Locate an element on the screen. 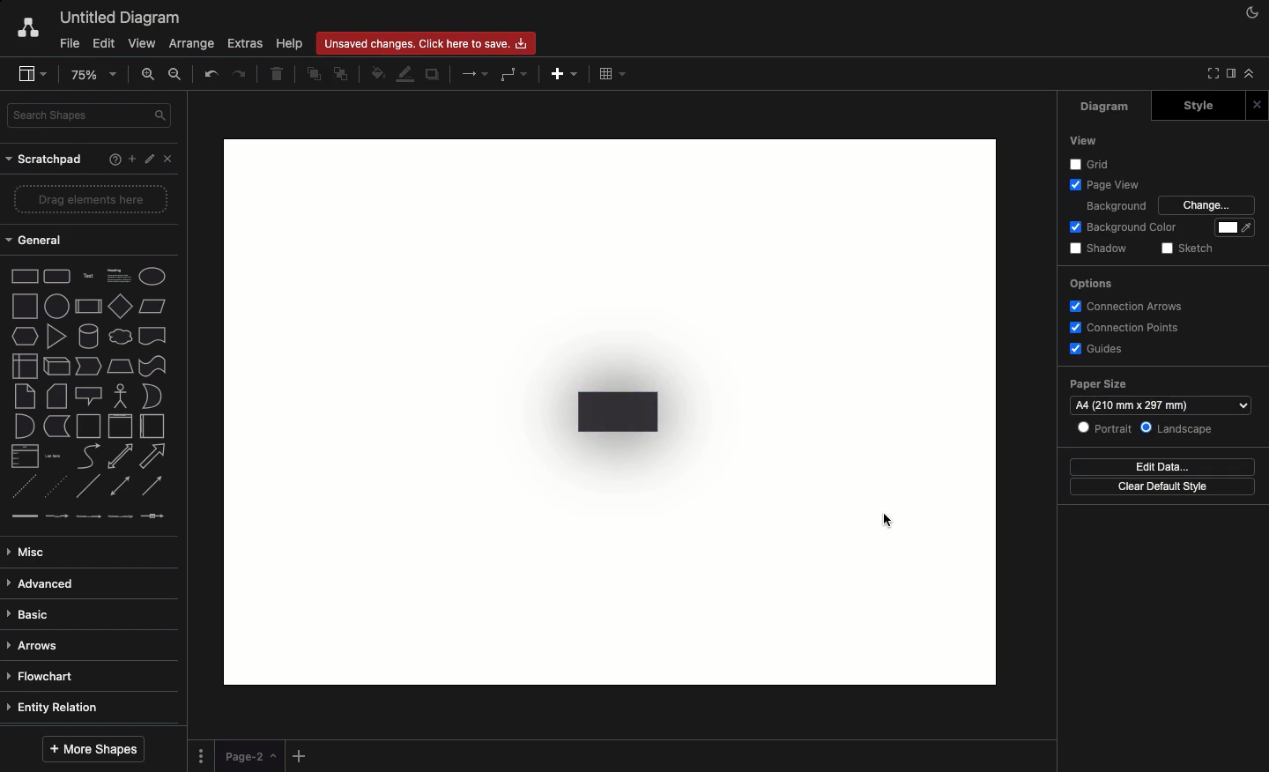  data storage is located at coordinates (57, 427).